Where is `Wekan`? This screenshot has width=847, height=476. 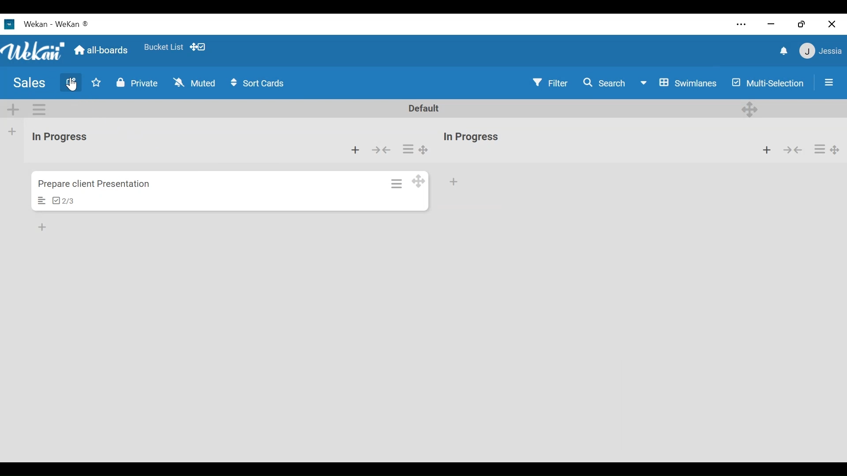 Wekan is located at coordinates (47, 23).